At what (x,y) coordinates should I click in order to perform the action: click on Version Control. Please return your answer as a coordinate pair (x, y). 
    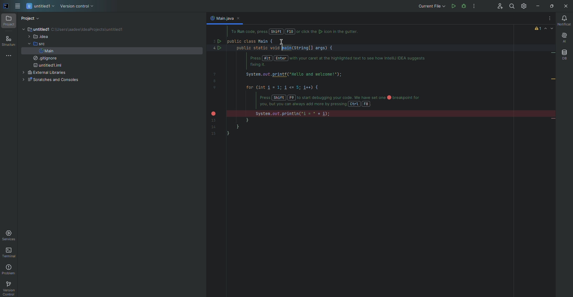
    Looking at the image, I should click on (8, 288).